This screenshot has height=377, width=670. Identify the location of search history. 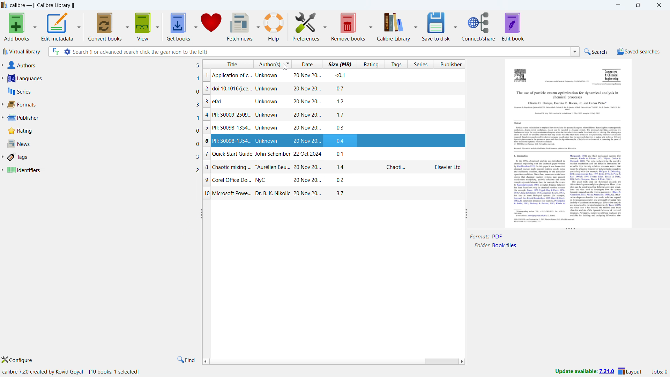
(575, 52).